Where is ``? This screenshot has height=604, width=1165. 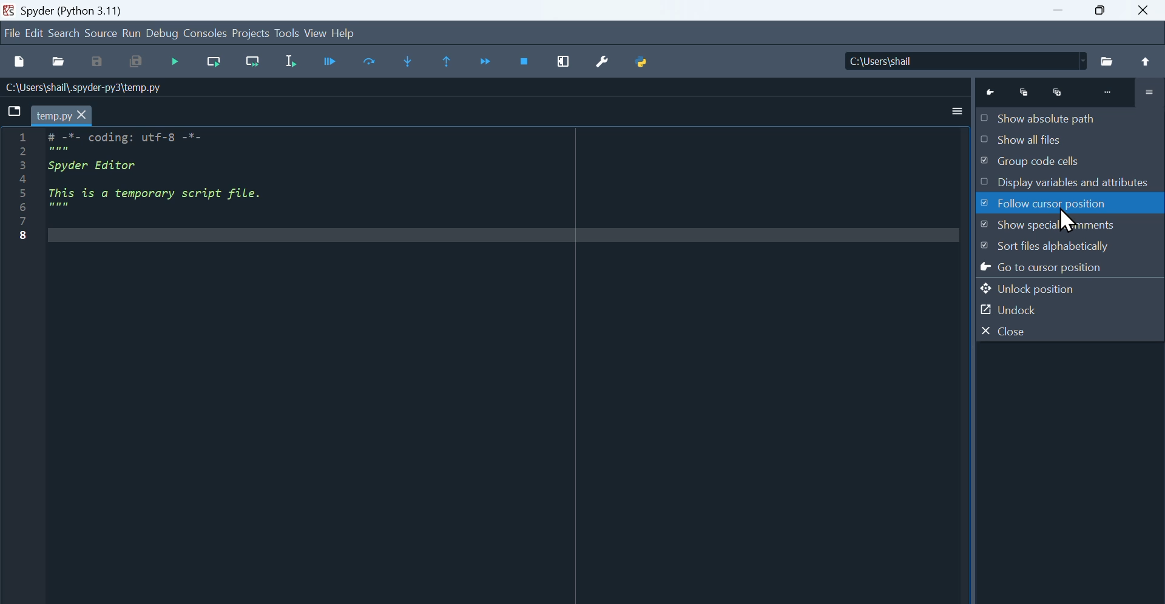
 is located at coordinates (368, 63).